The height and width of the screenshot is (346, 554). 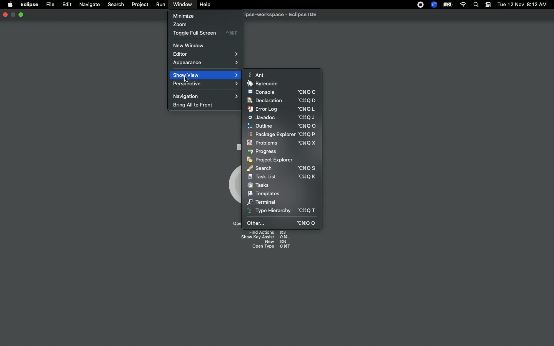 I want to click on Notification, so click(x=488, y=5).